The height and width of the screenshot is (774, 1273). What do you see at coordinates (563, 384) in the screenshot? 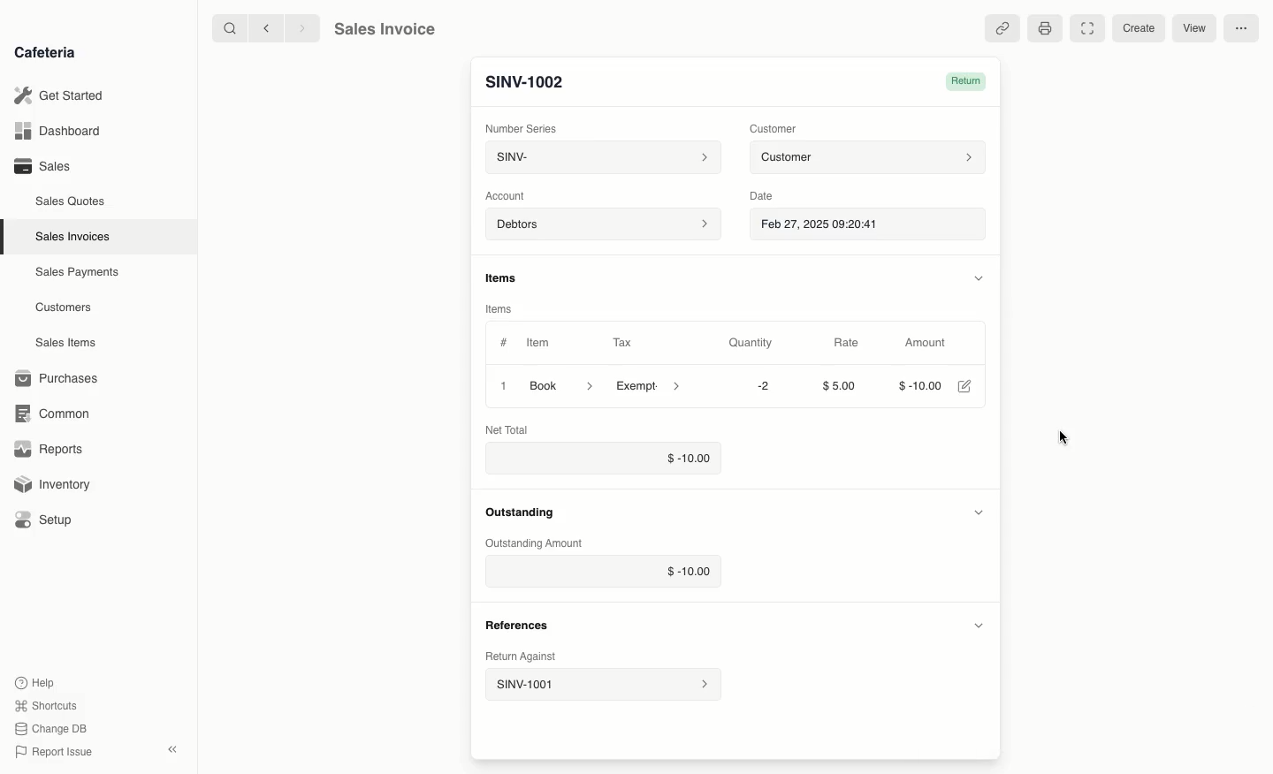
I see `Book >` at bounding box center [563, 384].